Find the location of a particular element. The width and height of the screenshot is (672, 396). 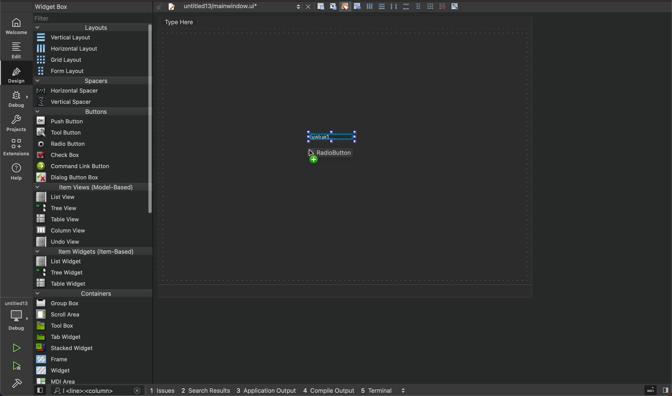

cursor is located at coordinates (317, 152).